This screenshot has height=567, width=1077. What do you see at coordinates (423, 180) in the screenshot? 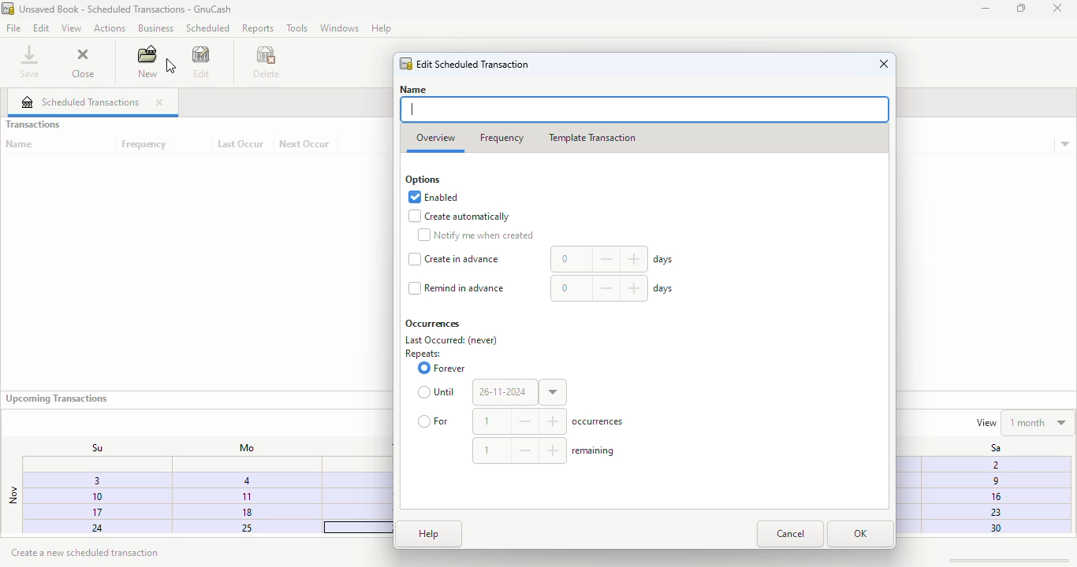
I see `options` at bounding box center [423, 180].